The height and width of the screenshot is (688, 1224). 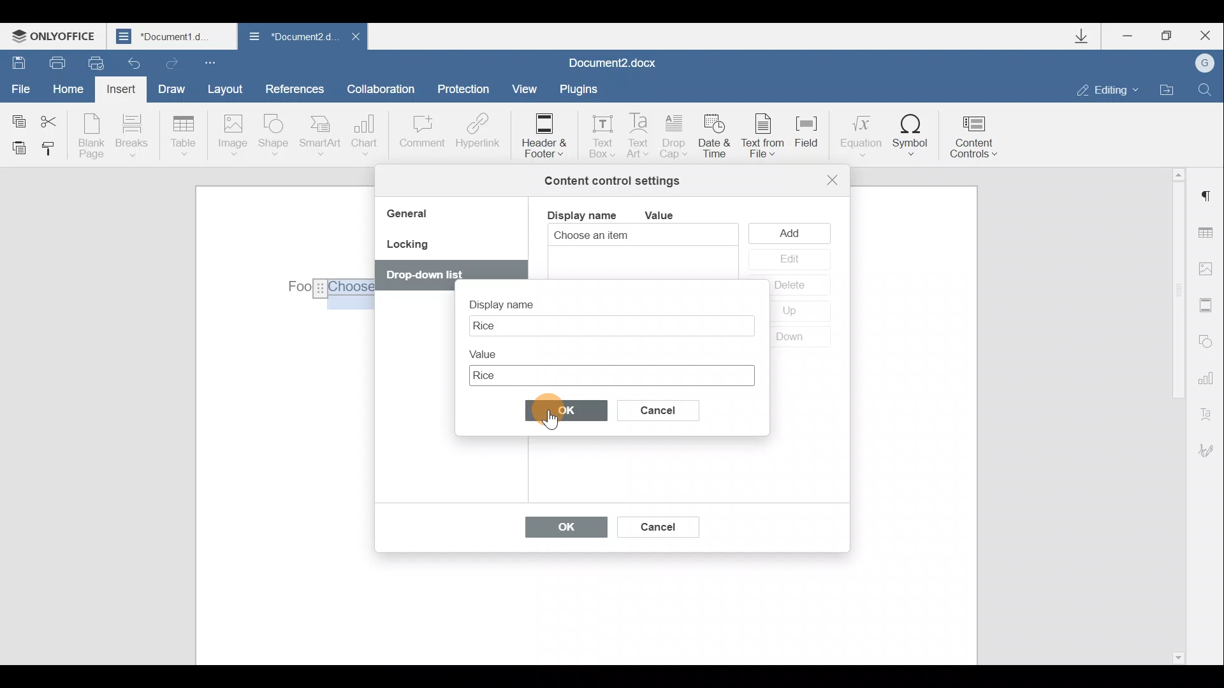 What do you see at coordinates (1167, 36) in the screenshot?
I see `Maximize` at bounding box center [1167, 36].